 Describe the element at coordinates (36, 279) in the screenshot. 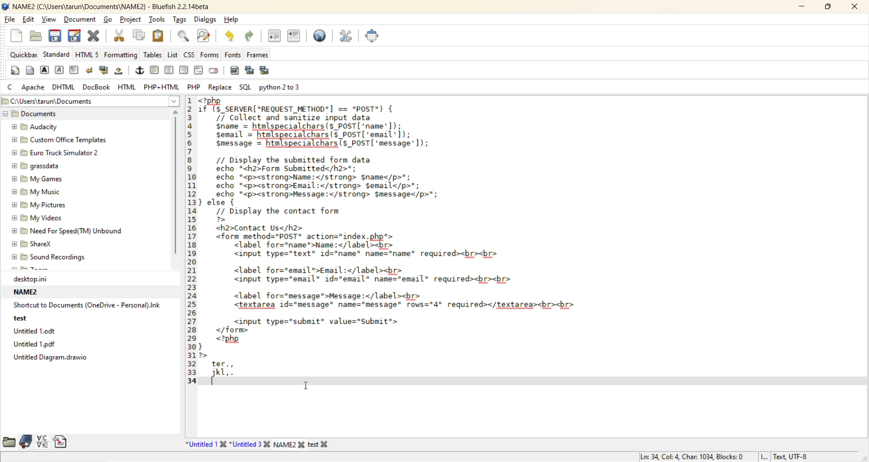

I see `desktop.ini` at that location.